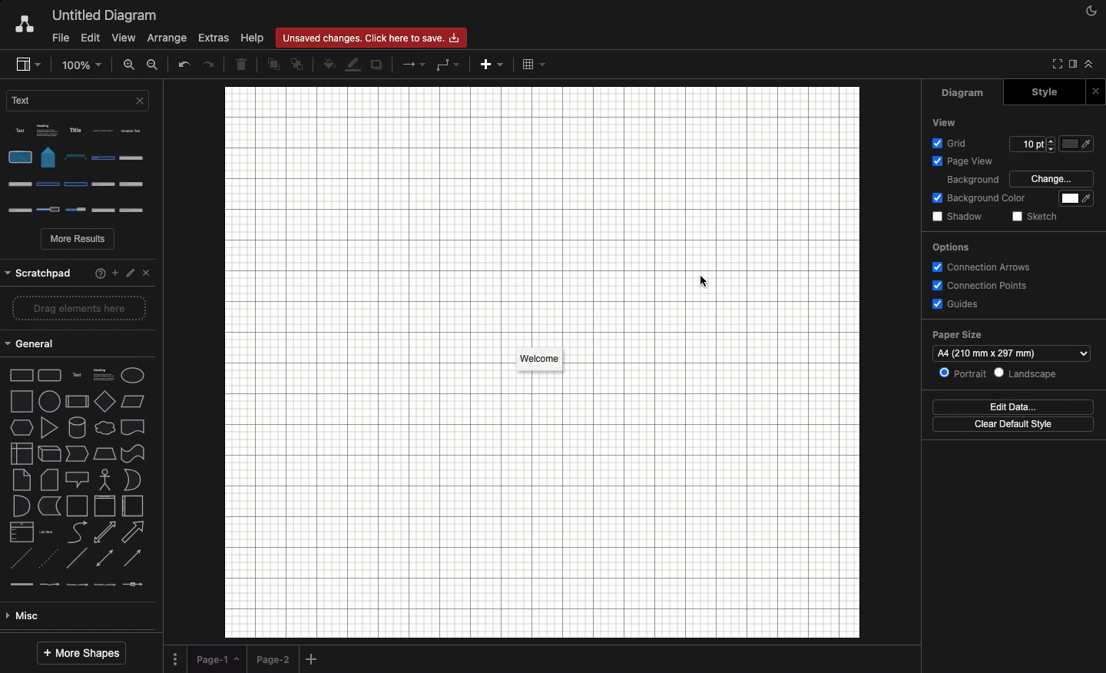 The width and height of the screenshot is (1106, 673). I want to click on paper size, so click(962, 334).